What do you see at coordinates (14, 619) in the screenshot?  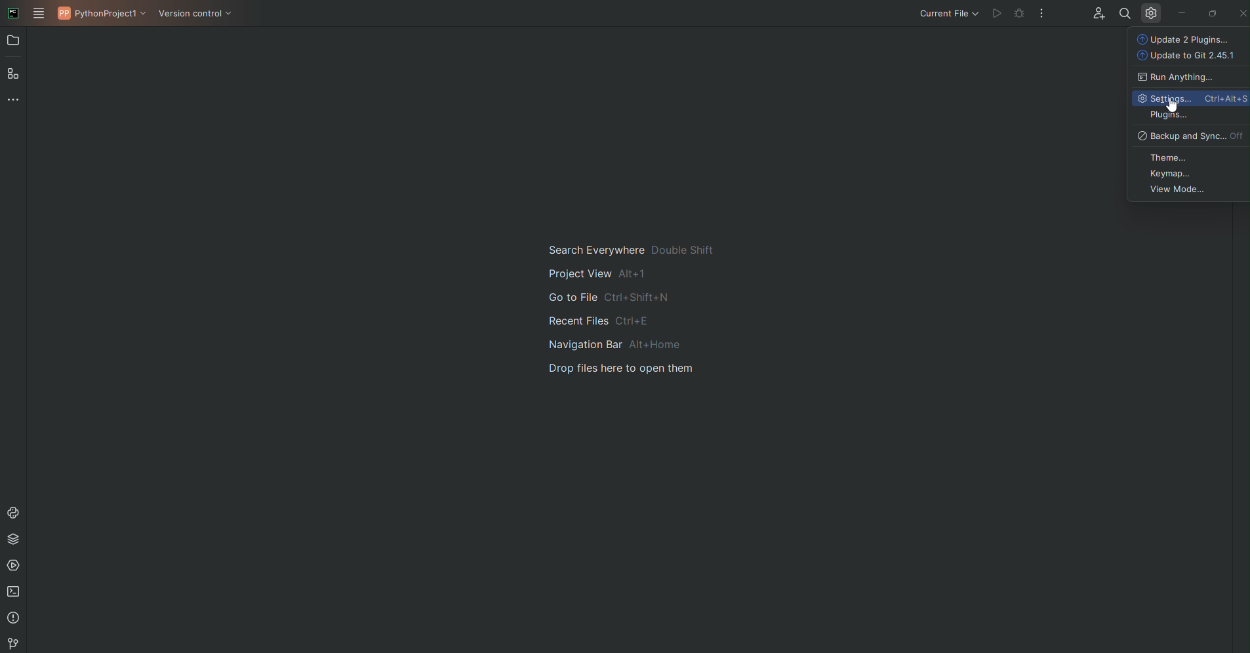 I see `Problems` at bounding box center [14, 619].